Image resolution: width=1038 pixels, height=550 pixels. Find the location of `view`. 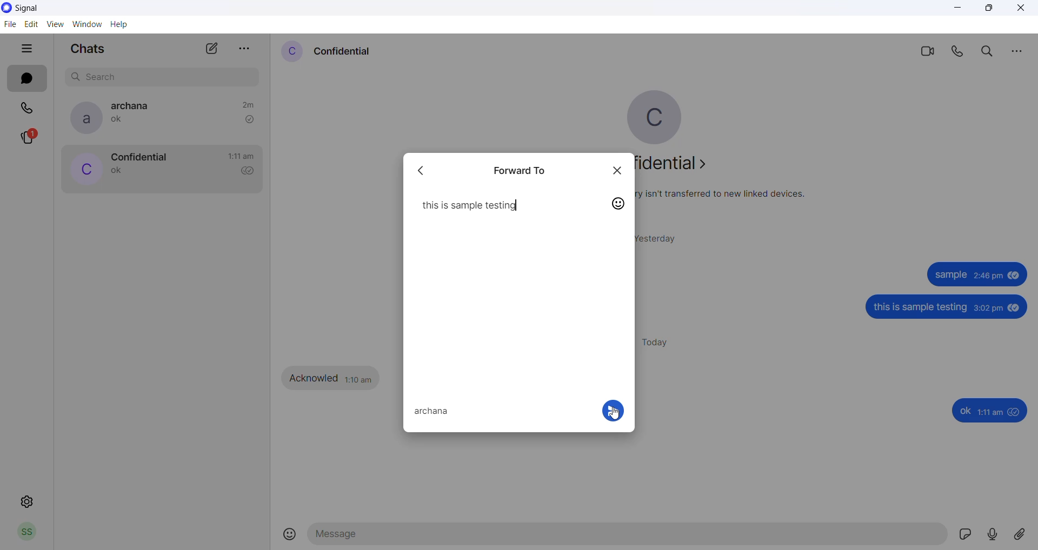

view is located at coordinates (56, 25).